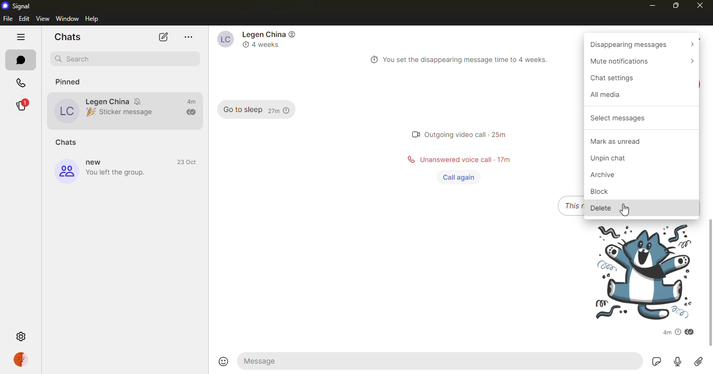 This screenshot has height=374, width=713. Describe the element at coordinates (624, 208) in the screenshot. I see `cursor` at that location.